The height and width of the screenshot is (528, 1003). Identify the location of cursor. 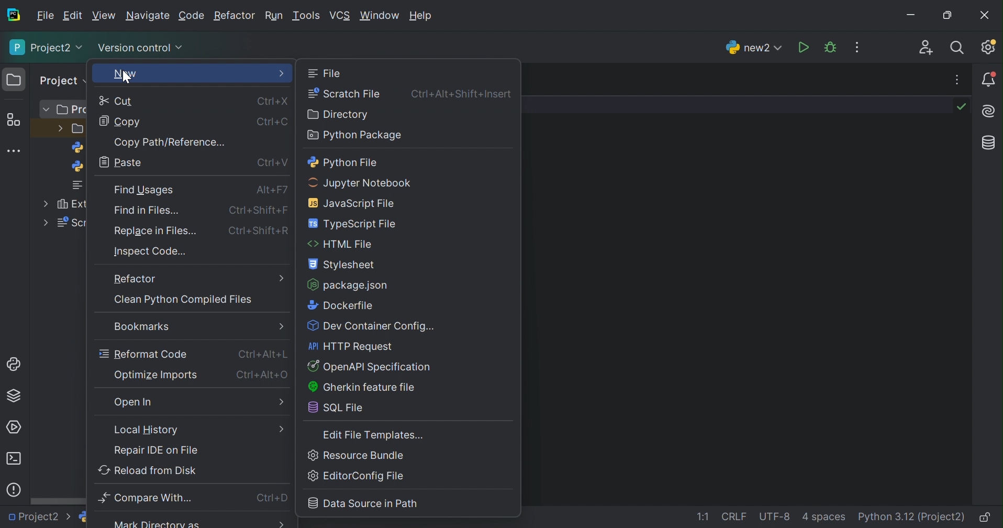
(126, 78).